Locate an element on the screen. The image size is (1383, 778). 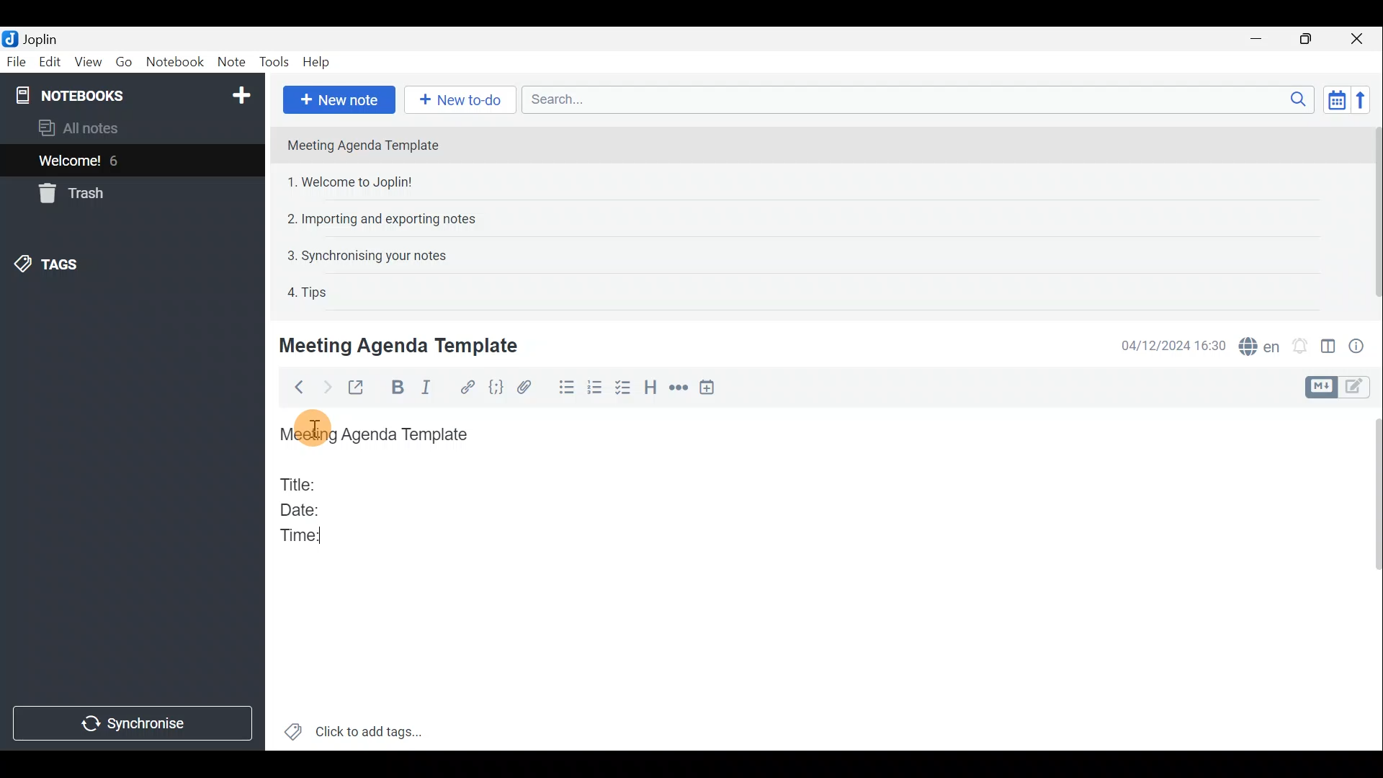
Time: is located at coordinates (302, 536).